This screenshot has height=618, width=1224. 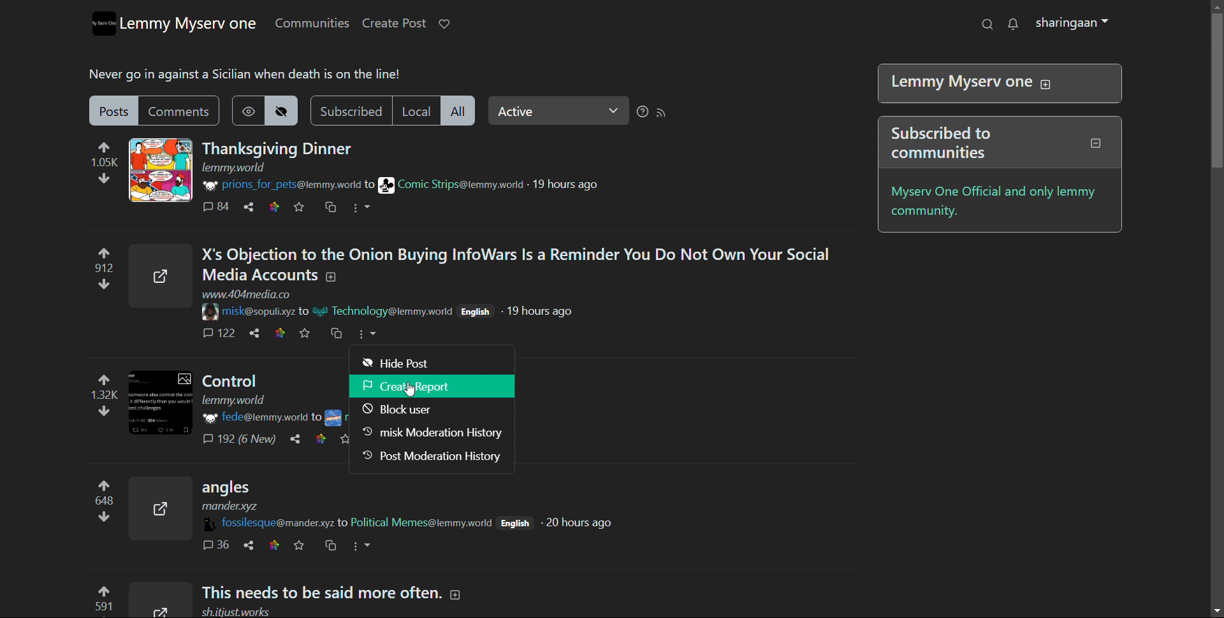 What do you see at coordinates (279, 149) in the screenshot?
I see `post on "Thanksgiving Dinner"` at bounding box center [279, 149].